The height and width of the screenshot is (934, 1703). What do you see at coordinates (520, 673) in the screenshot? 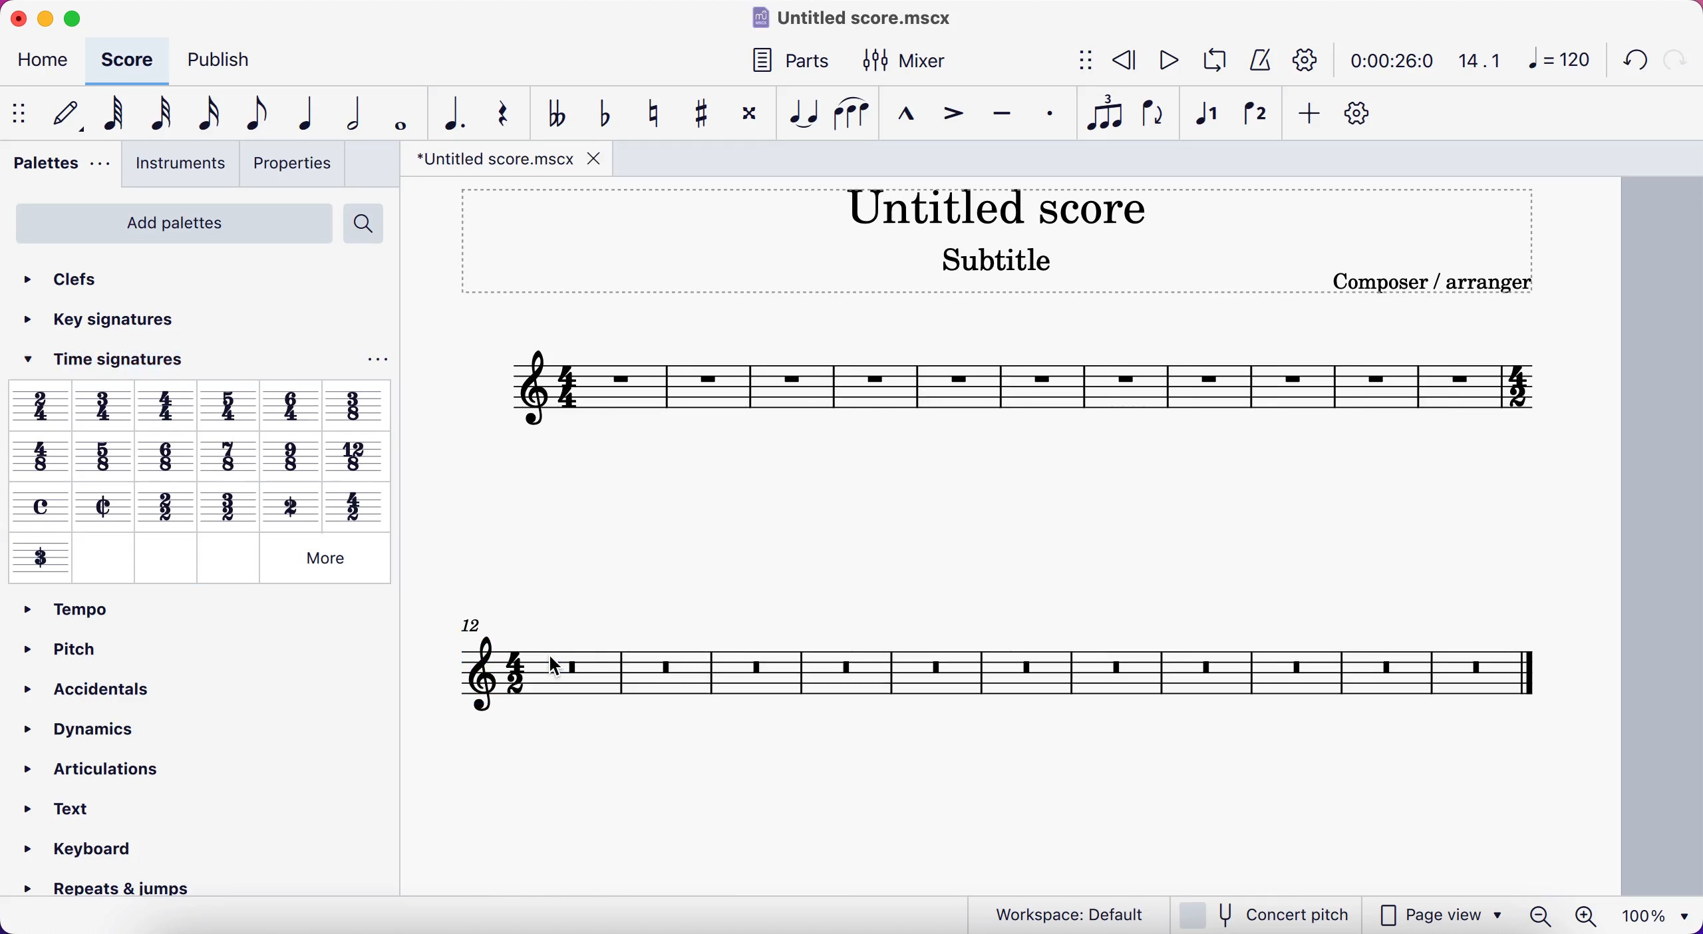
I see `time signature applies` at bounding box center [520, 673].